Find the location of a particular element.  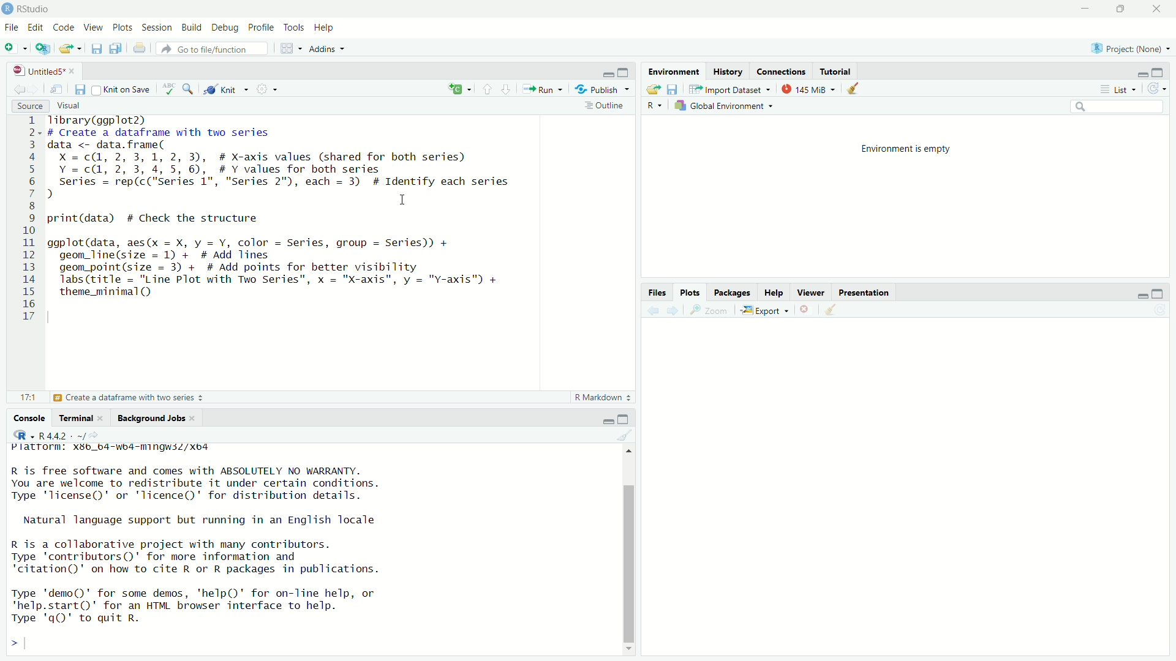

Untitled is located at coordinates (43, 69).